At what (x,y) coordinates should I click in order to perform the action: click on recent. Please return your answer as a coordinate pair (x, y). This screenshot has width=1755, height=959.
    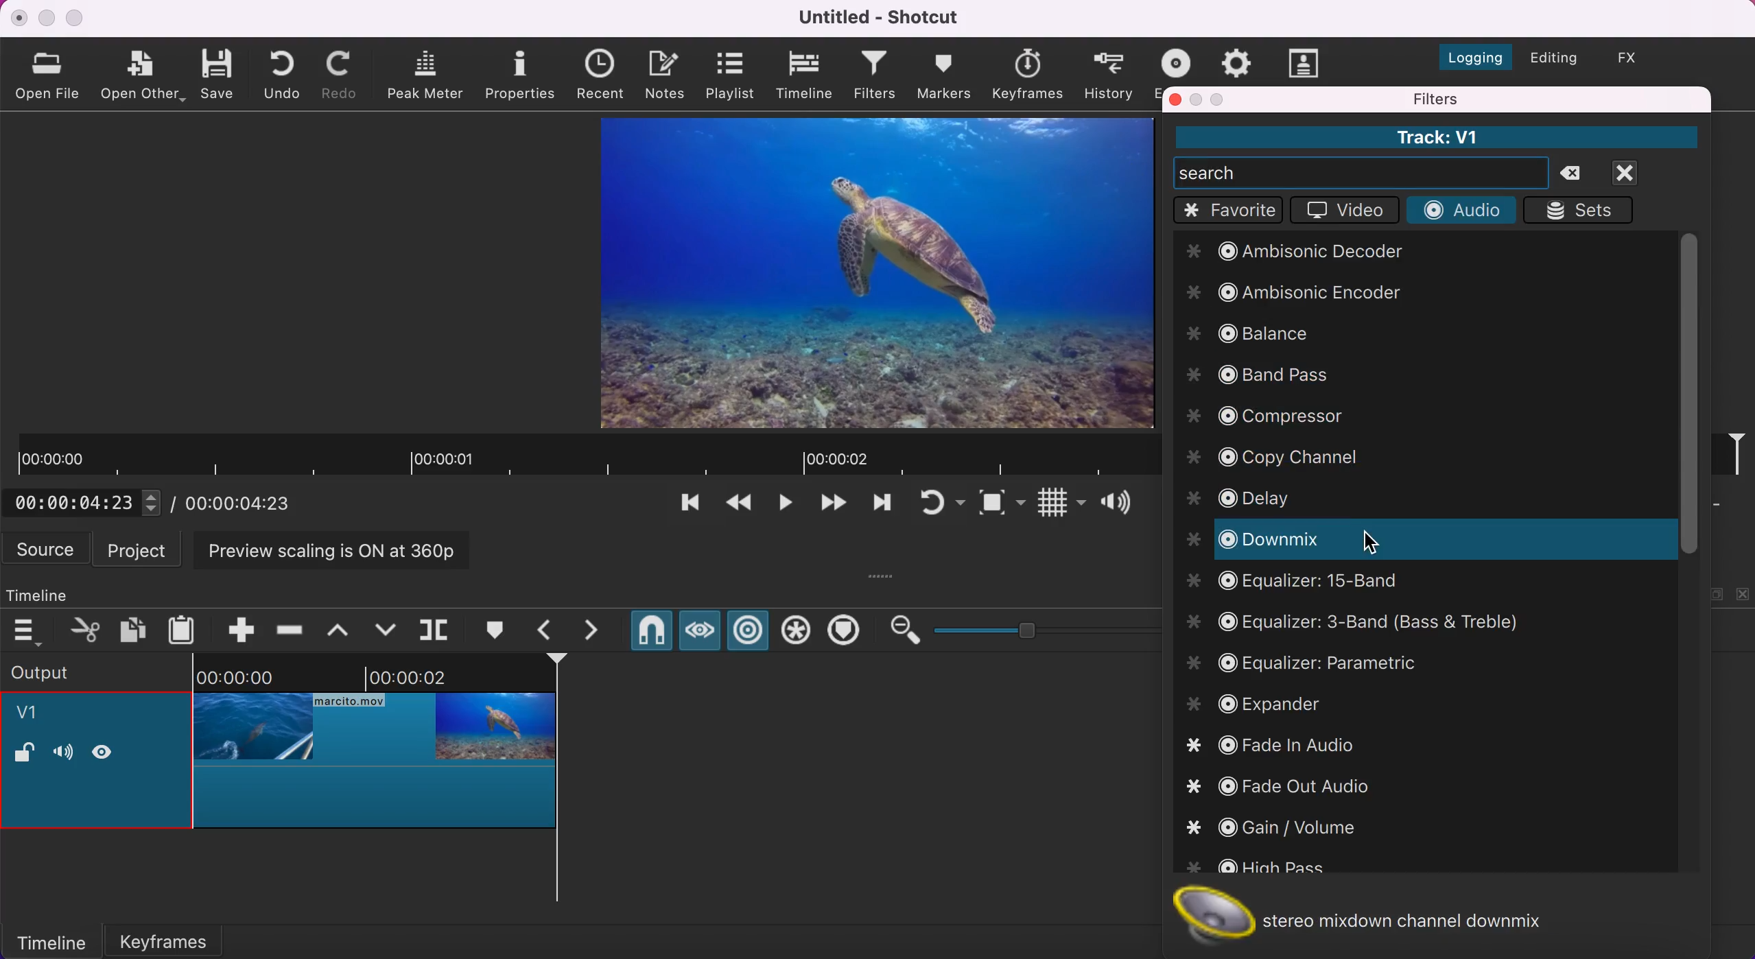
    Looking at the image, I should click on (604, 75).